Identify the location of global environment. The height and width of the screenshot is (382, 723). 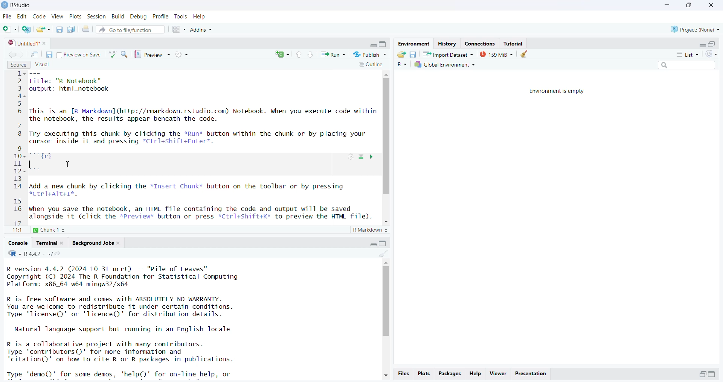
(444, 65).